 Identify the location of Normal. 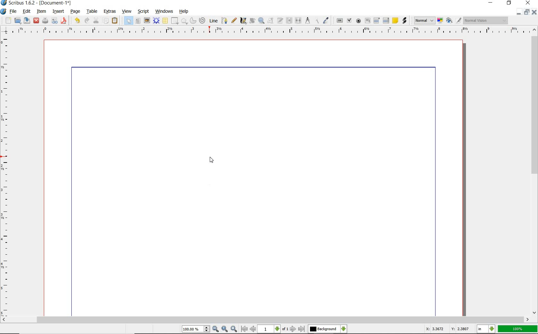
(424, 20).